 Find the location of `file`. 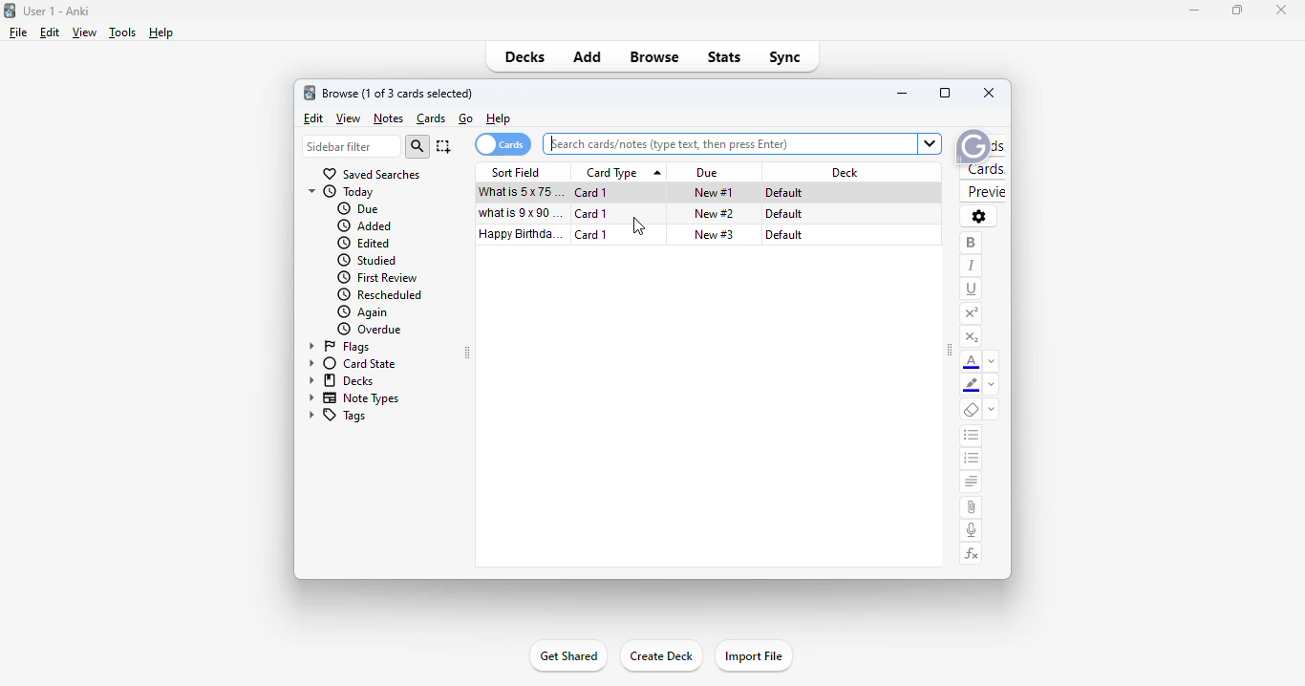

file is located at coordinates (18, 32).